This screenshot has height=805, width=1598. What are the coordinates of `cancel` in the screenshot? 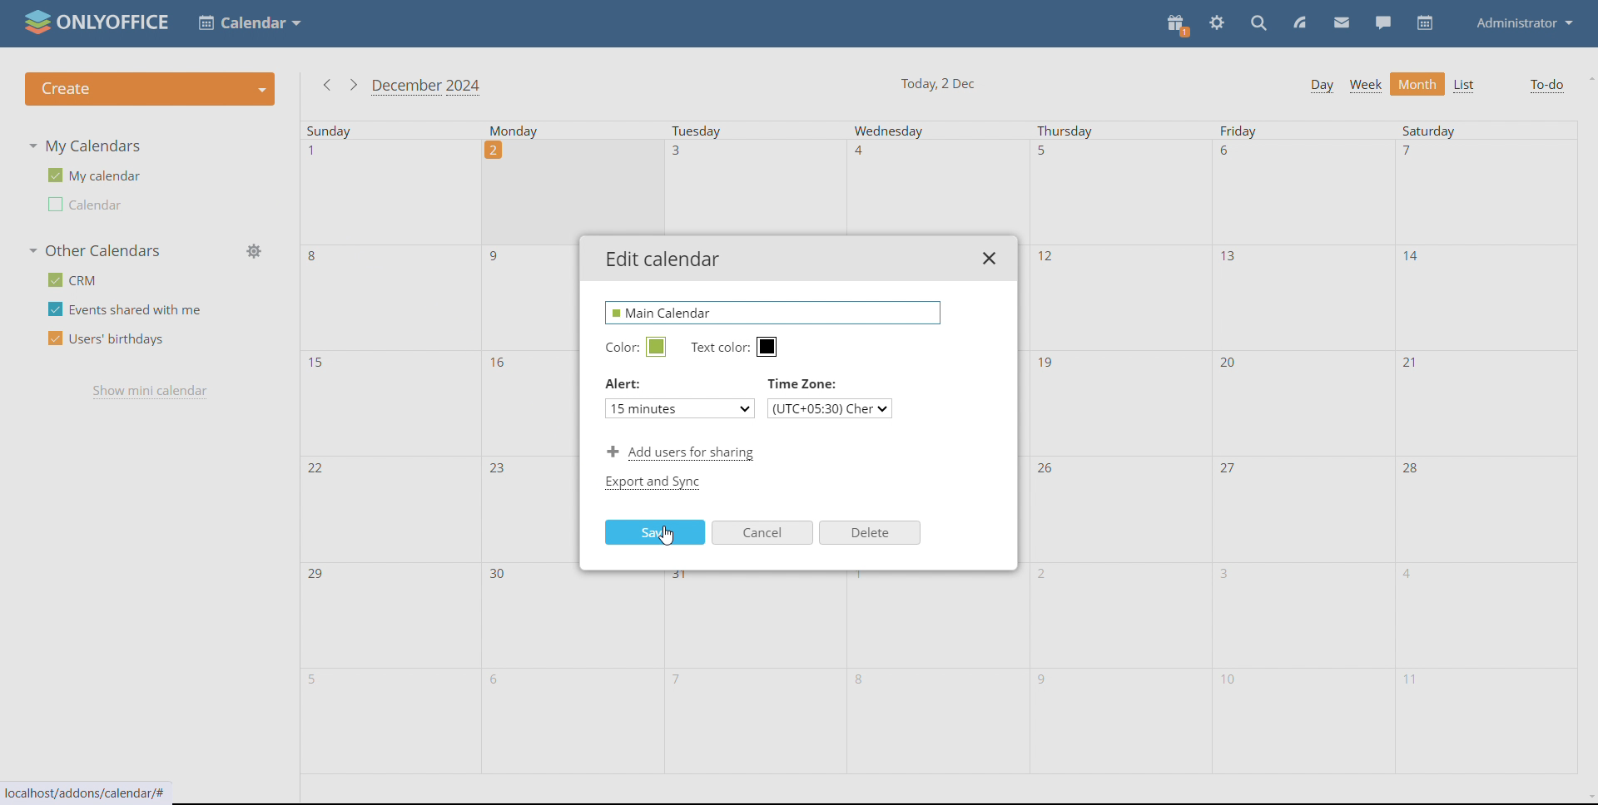 It's located at (762, 533).